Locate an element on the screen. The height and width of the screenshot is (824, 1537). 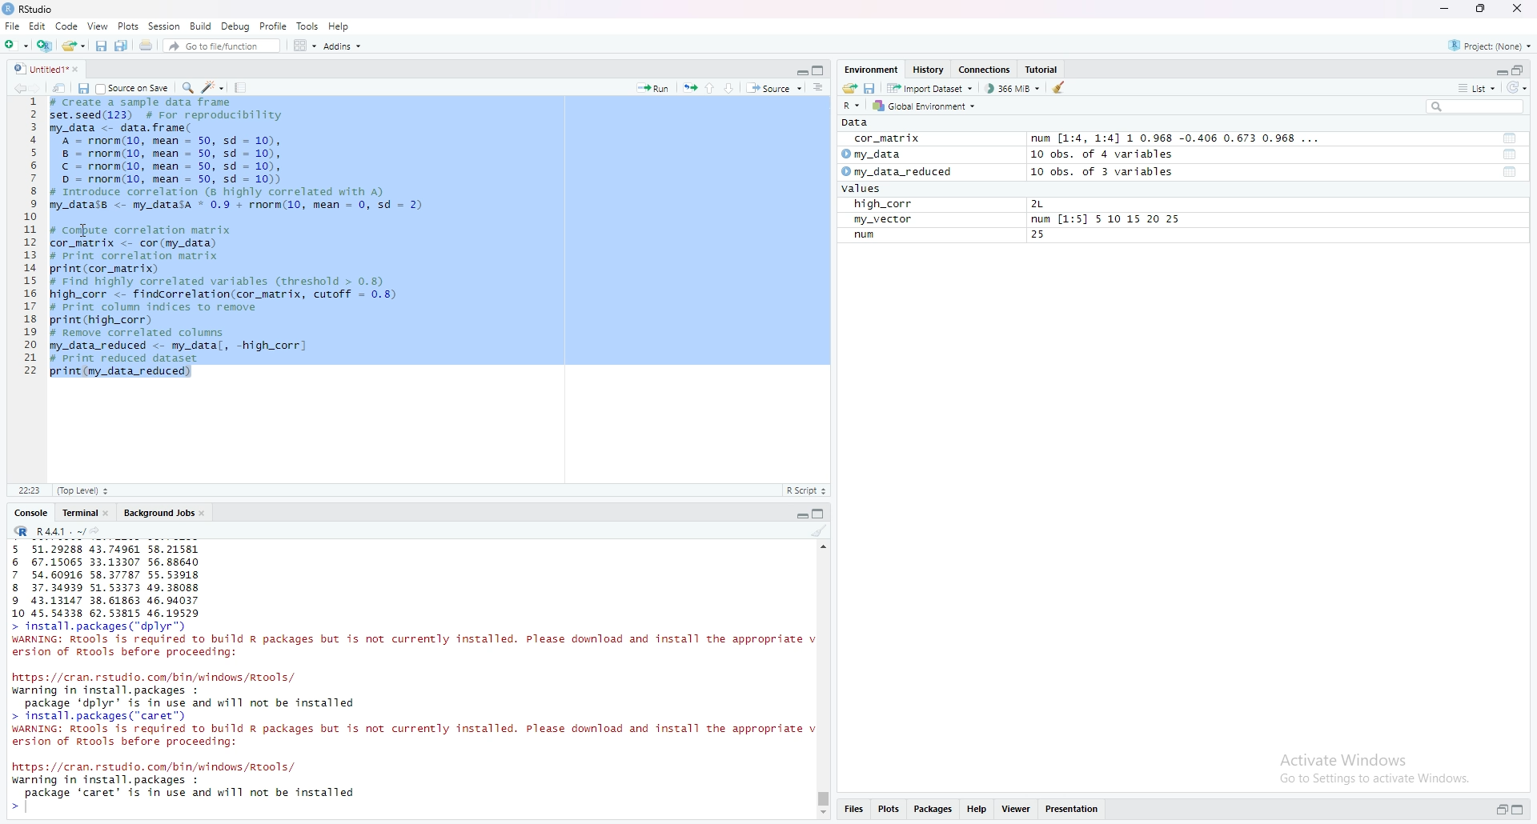
edit is located at coordinates (214, 86).